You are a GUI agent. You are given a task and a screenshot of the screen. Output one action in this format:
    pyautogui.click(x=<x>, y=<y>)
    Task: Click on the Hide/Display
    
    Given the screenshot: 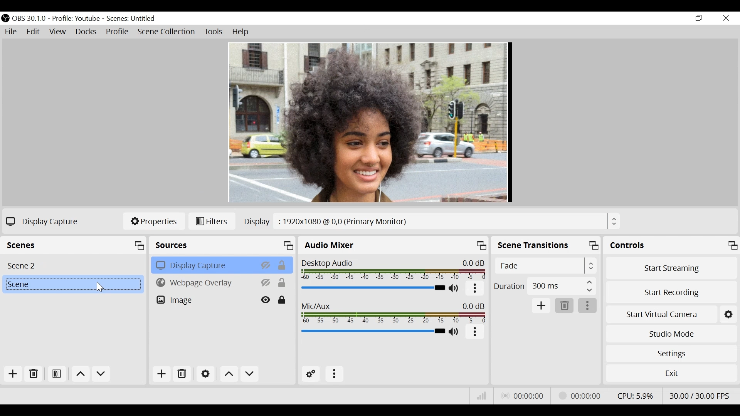 What is the action you would take?
    pyautogui.click(x=266, y=300)
    